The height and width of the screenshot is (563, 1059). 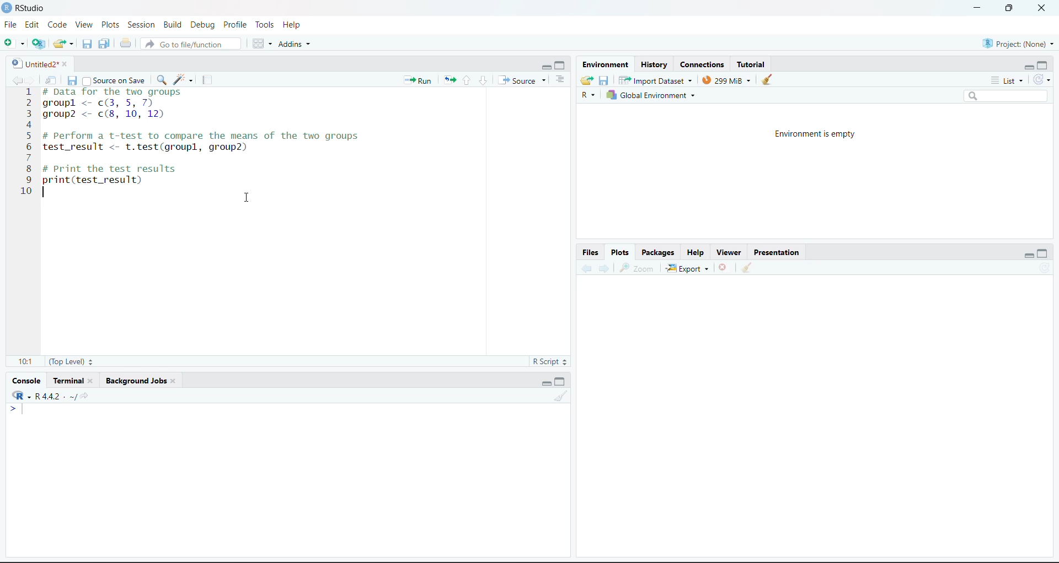 I want to click on load workspace, so click(x=587, y=80).